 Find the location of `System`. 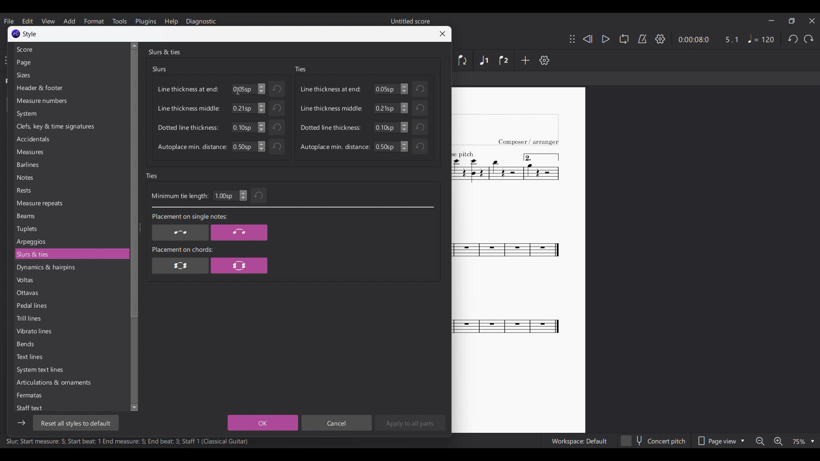

System is located at coordinates (70, 114).